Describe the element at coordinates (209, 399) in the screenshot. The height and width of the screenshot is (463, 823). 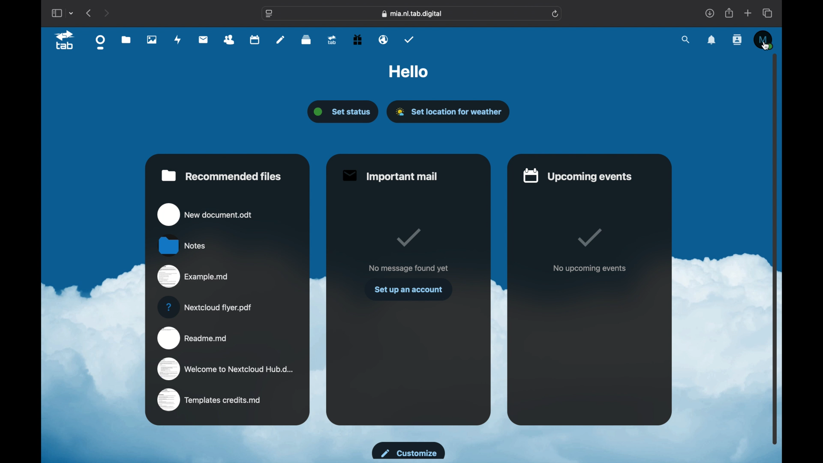
I see `templates` at that location.